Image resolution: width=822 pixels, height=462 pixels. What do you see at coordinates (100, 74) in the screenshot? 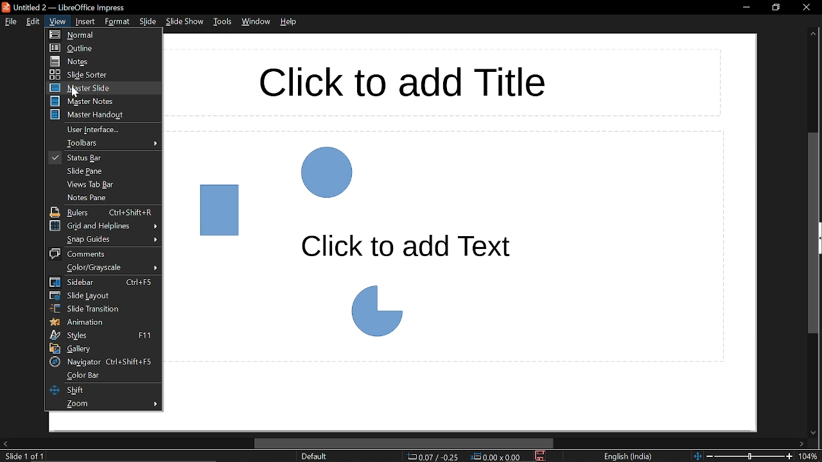
I see `Slide sorter` at bounding box center [100, 74].